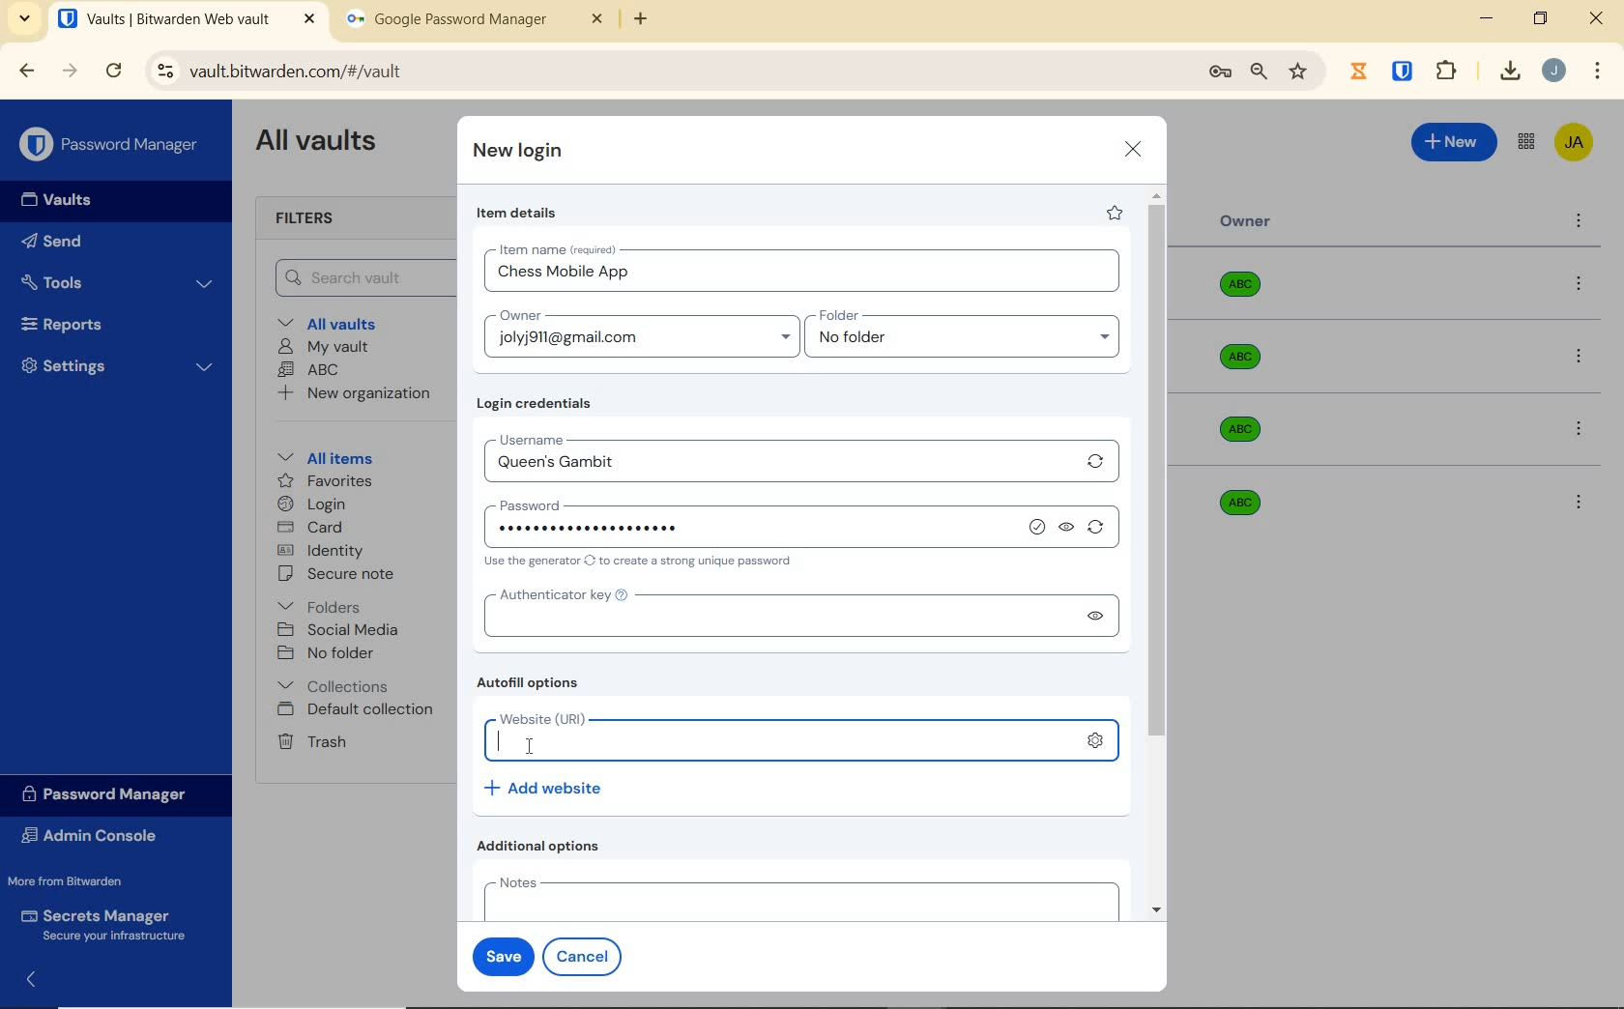 The height and width of the screenshot is (1009, 1624). I want to click on jolyj91@gmail.com, so click(645, 341).